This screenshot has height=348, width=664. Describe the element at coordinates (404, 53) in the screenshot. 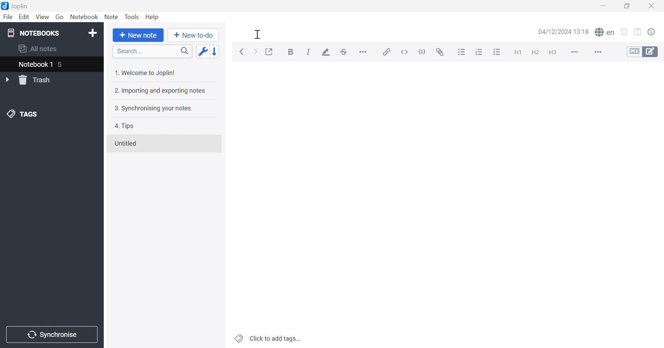

I see `Inline code` at that location.